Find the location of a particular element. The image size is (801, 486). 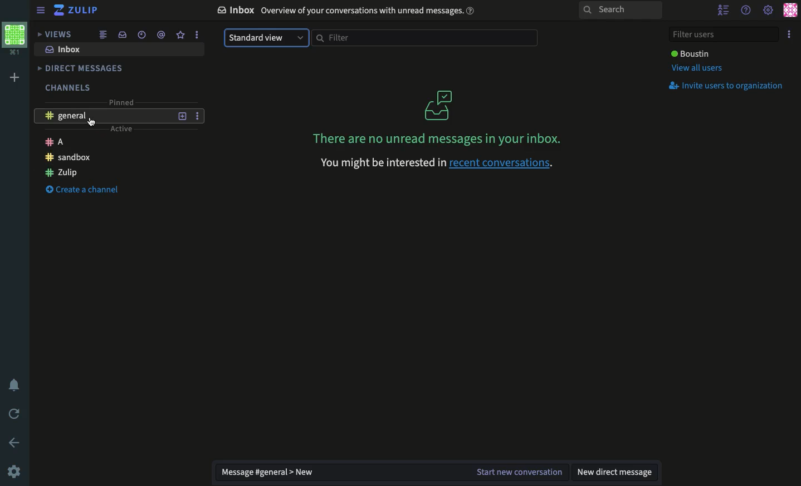

Add is located at coordinates (16, 76).